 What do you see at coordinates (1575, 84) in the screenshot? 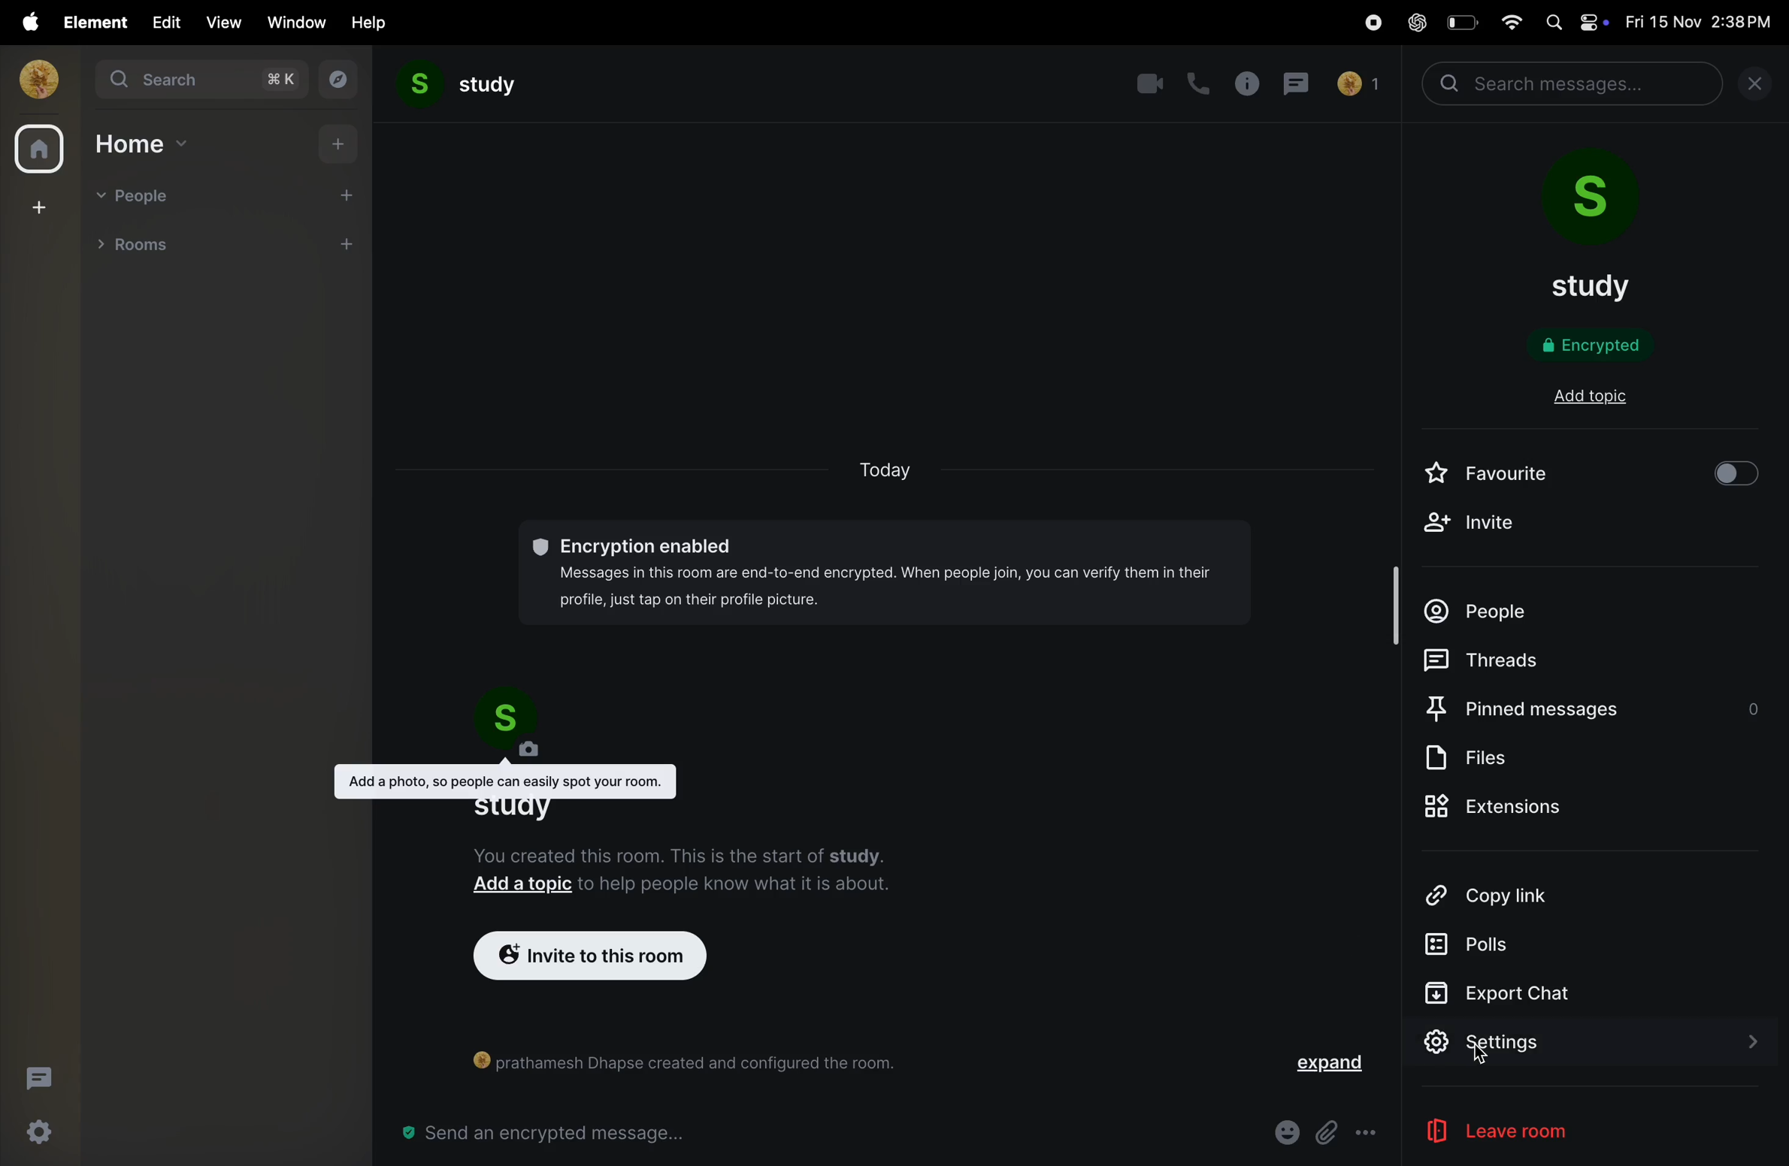
I see `search bar` at bounding box center [1575, 84].